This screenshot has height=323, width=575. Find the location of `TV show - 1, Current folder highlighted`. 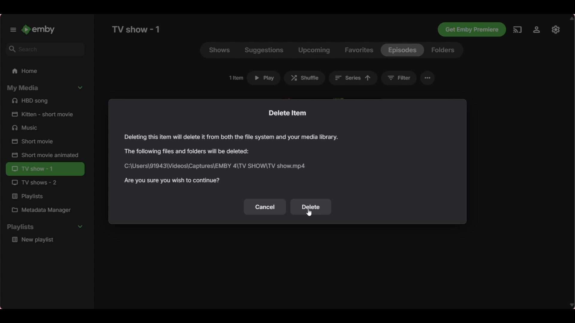

TV show - 1, Current folder highlighted is located at coordinates (45, 169).